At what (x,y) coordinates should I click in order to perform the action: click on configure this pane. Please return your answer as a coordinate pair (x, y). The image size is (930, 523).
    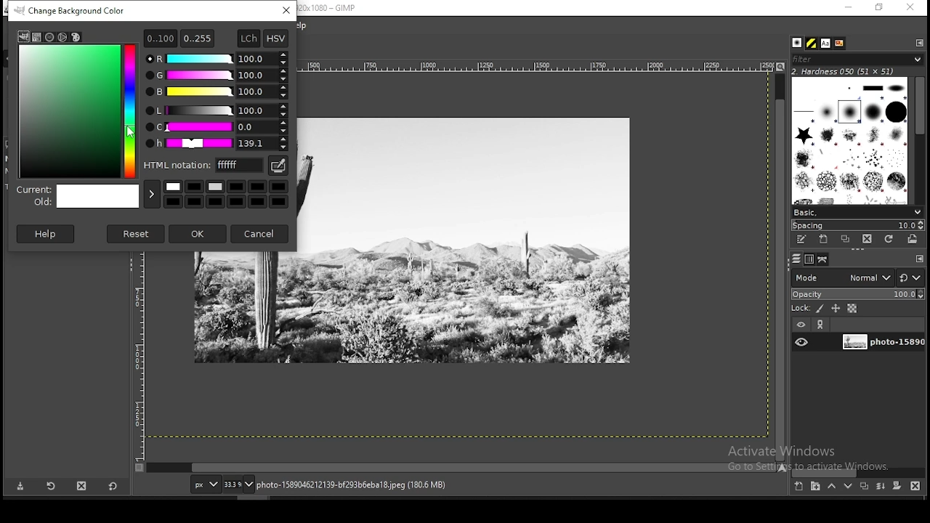
    Looking at the image, I should click on (918, 259).